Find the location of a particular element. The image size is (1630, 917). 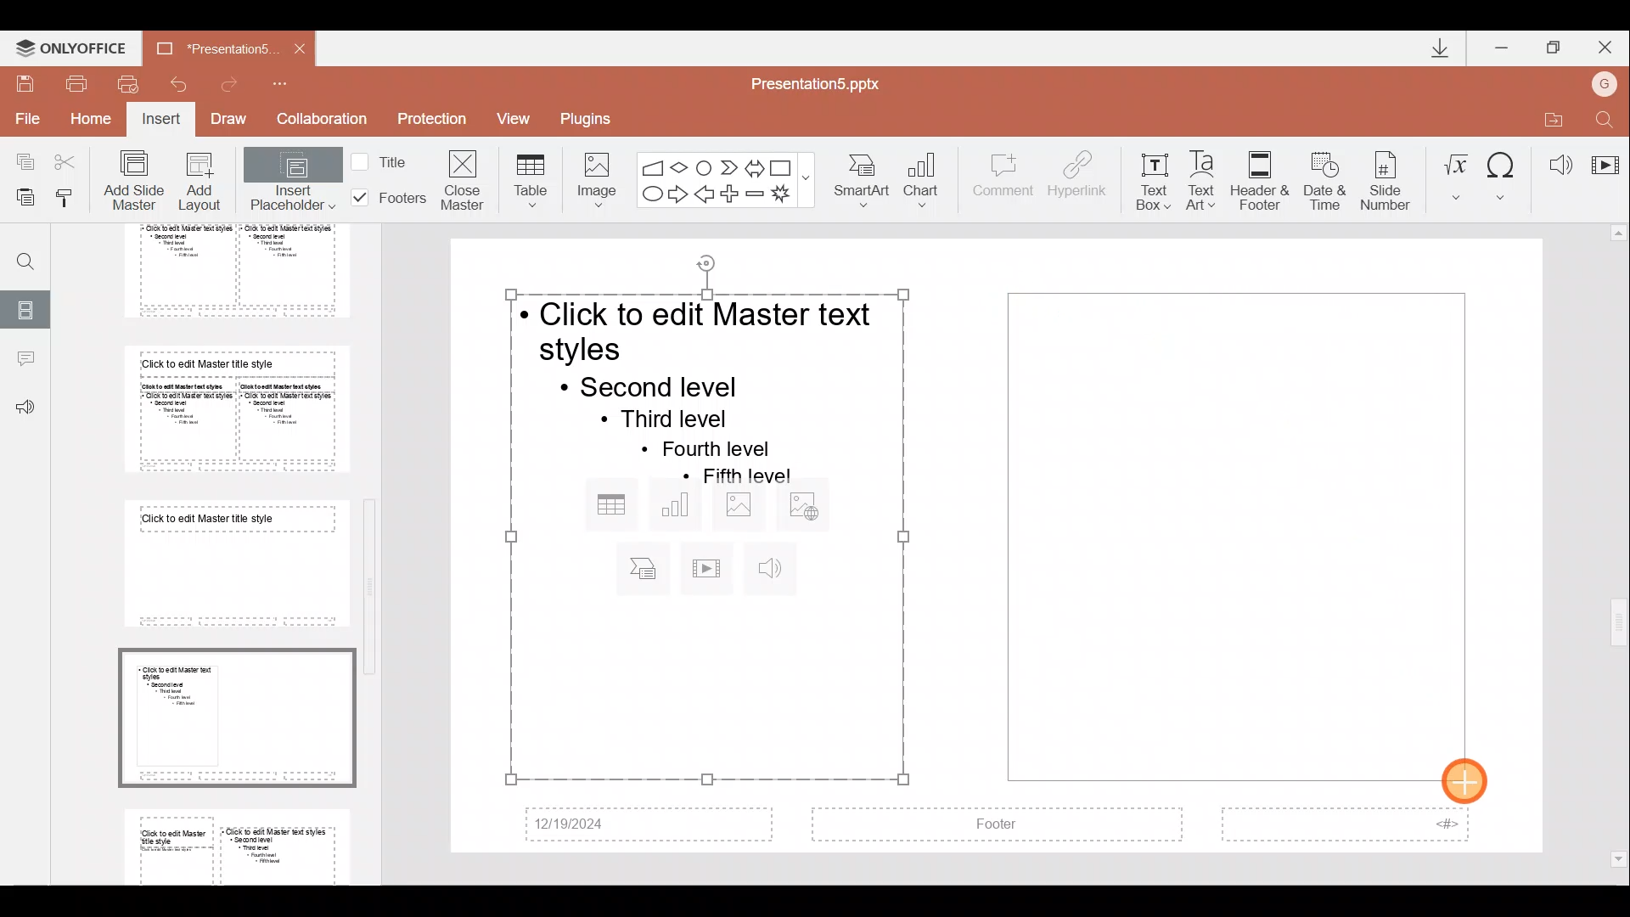

Flow chart-decision is located at coordinates (682, 167).